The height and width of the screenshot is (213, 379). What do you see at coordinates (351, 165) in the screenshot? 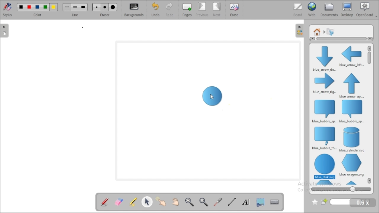
I see `blue exagon` at bounding box center [351, 165].